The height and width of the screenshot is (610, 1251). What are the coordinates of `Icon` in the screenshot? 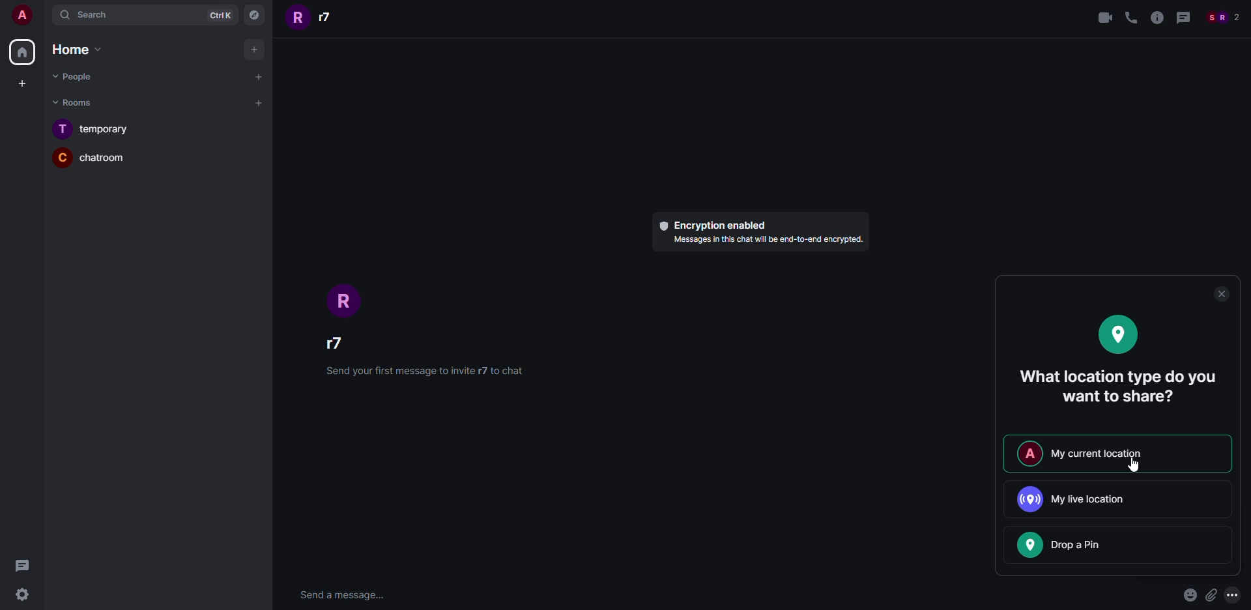 It's located at (349, 301).